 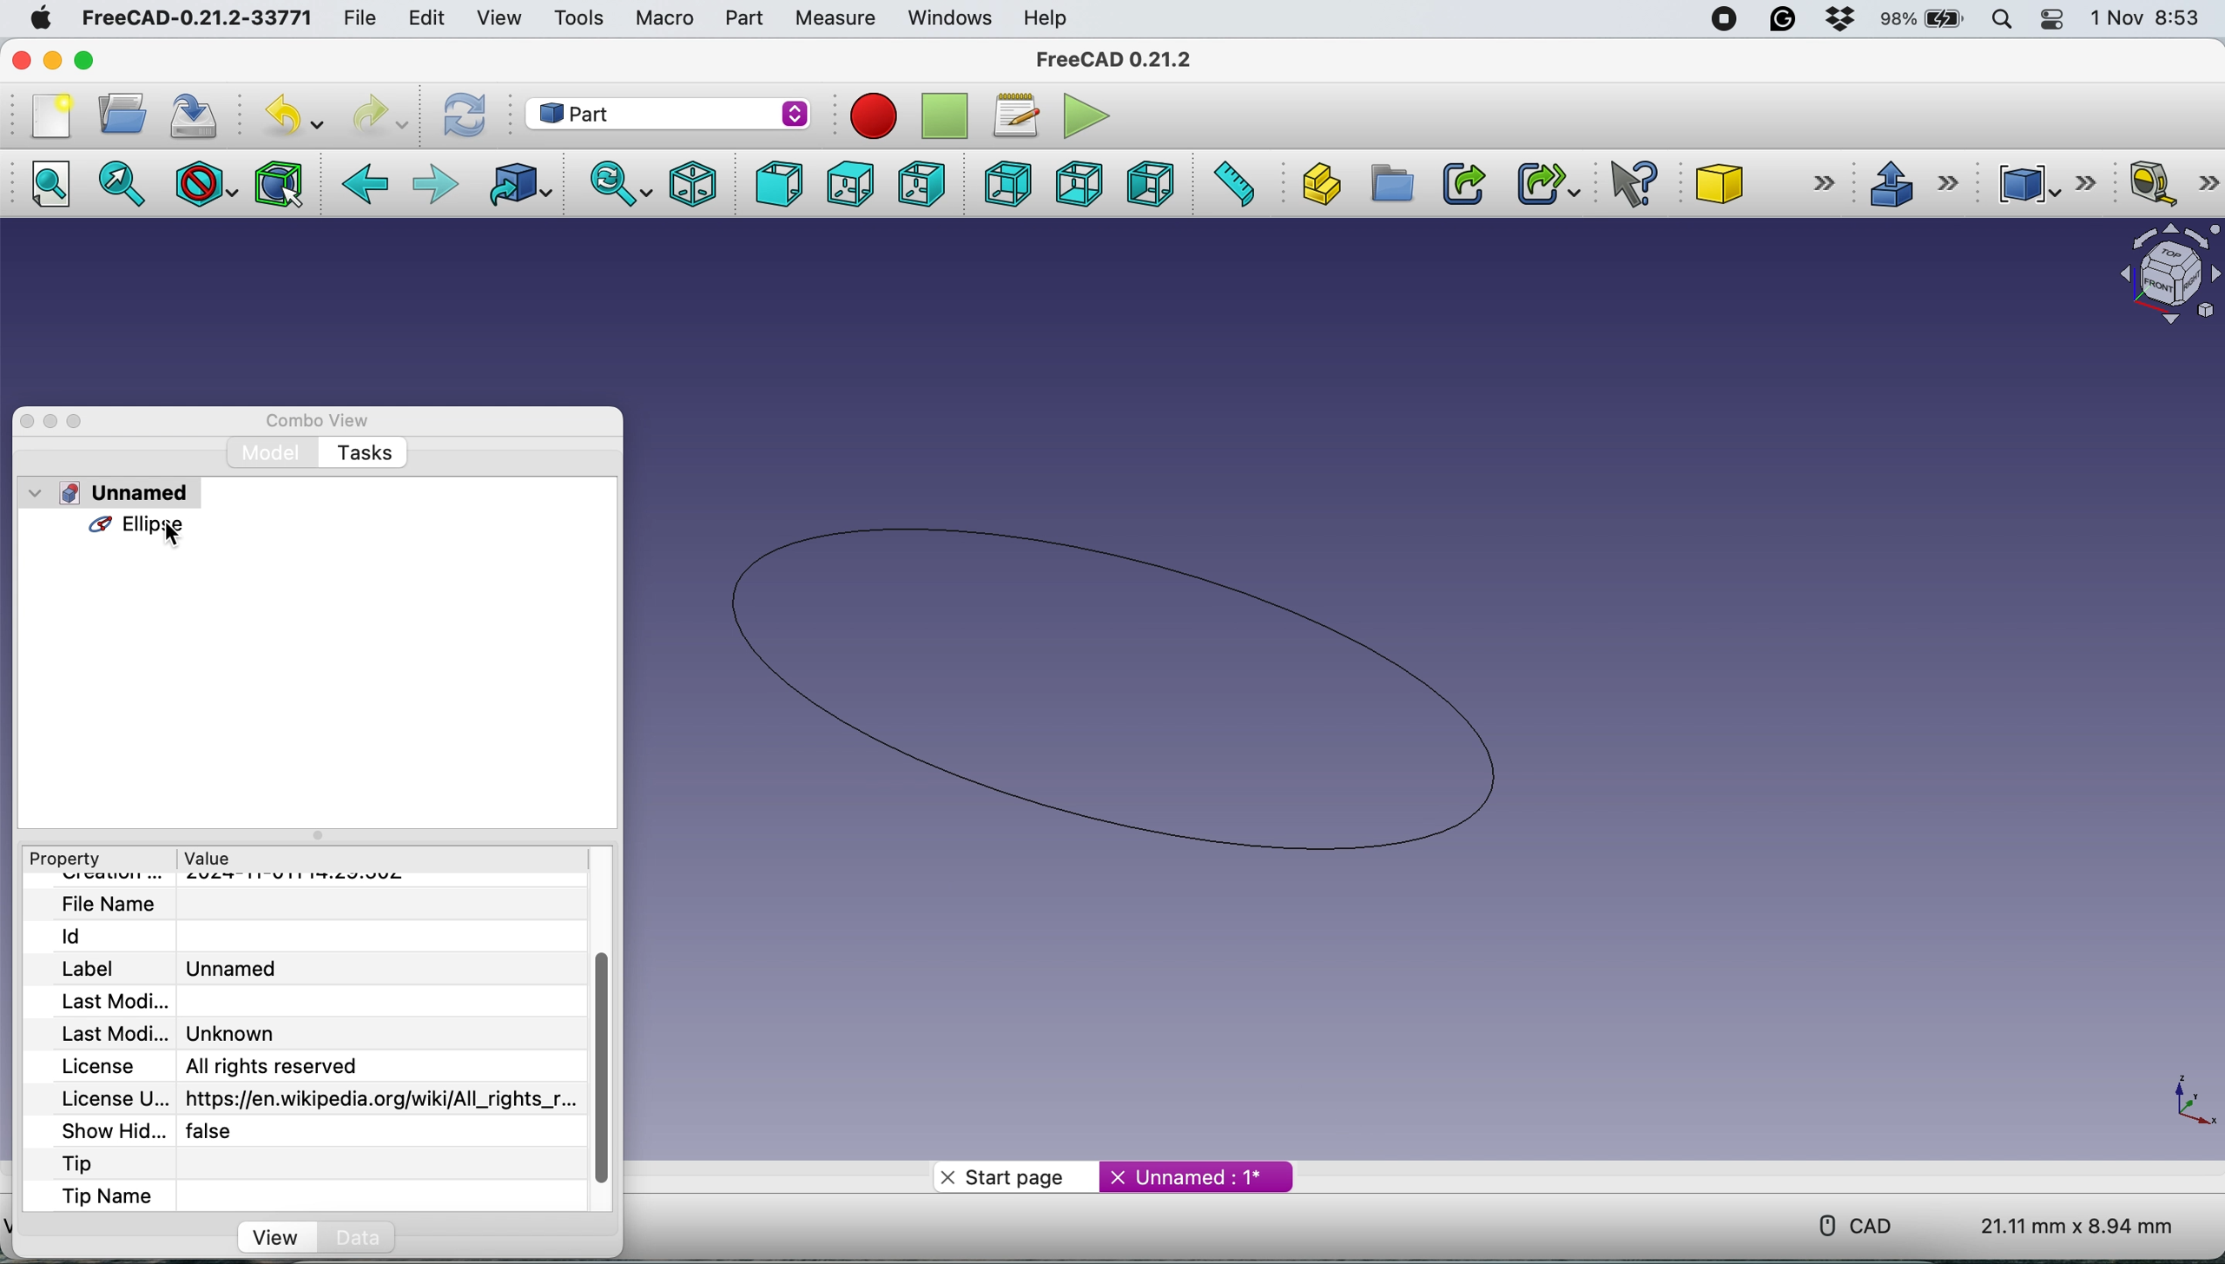 What do you see at coordinates (276, 451) in the screenshot?
I see `model` at bounding box center [276, 451].